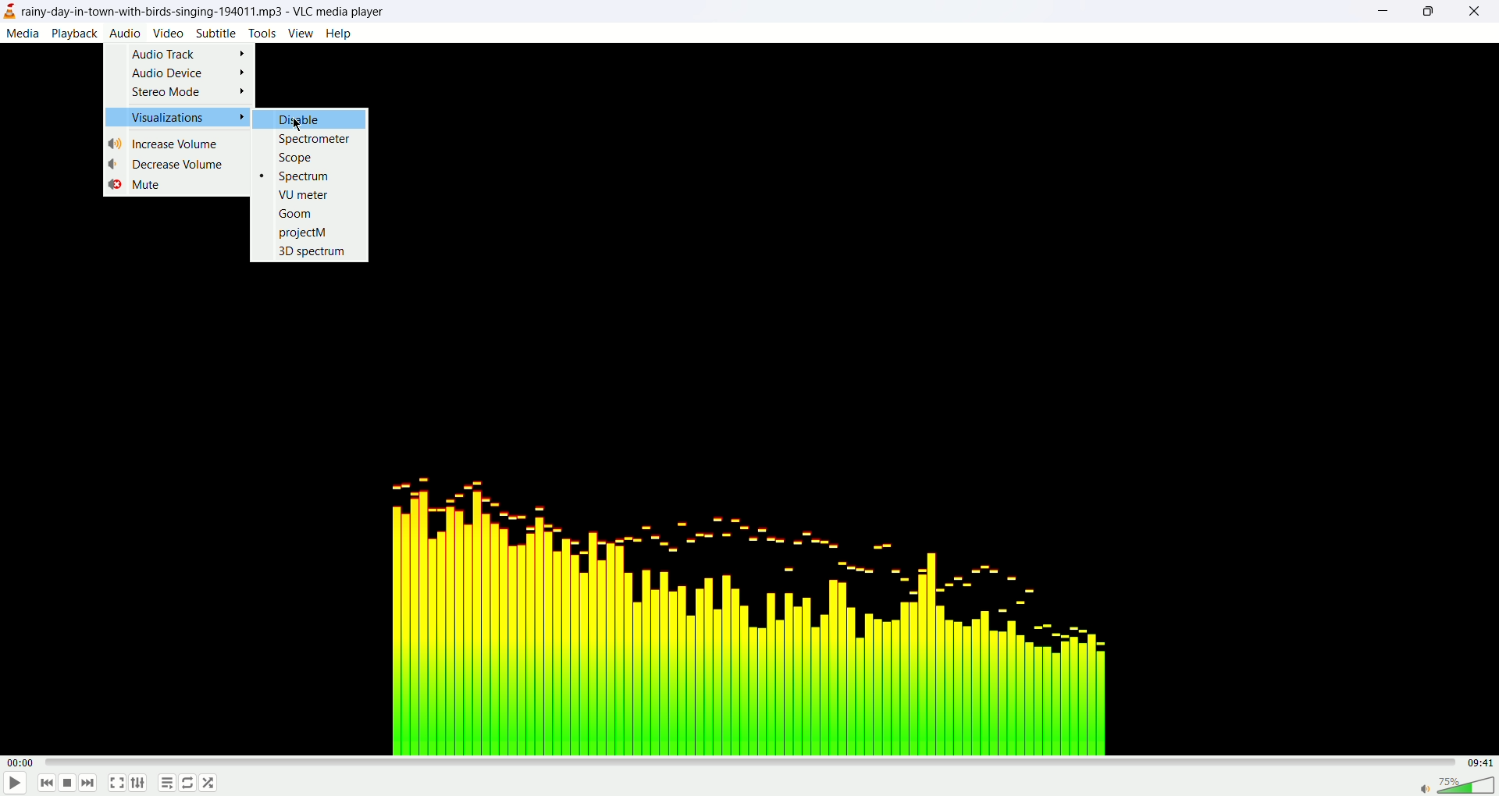 The height and width of the screenshot is (796, 1499). I want to click on playback, so click(75, 34).